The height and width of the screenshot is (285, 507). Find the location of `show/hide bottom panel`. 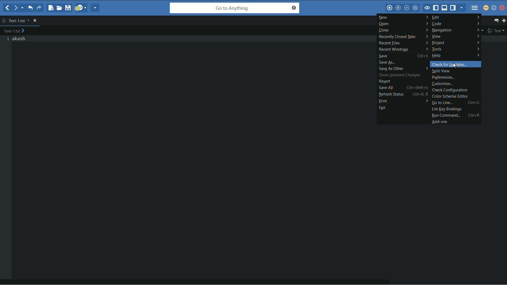

show/hide bottom panel is located at coordinates (445, 8).